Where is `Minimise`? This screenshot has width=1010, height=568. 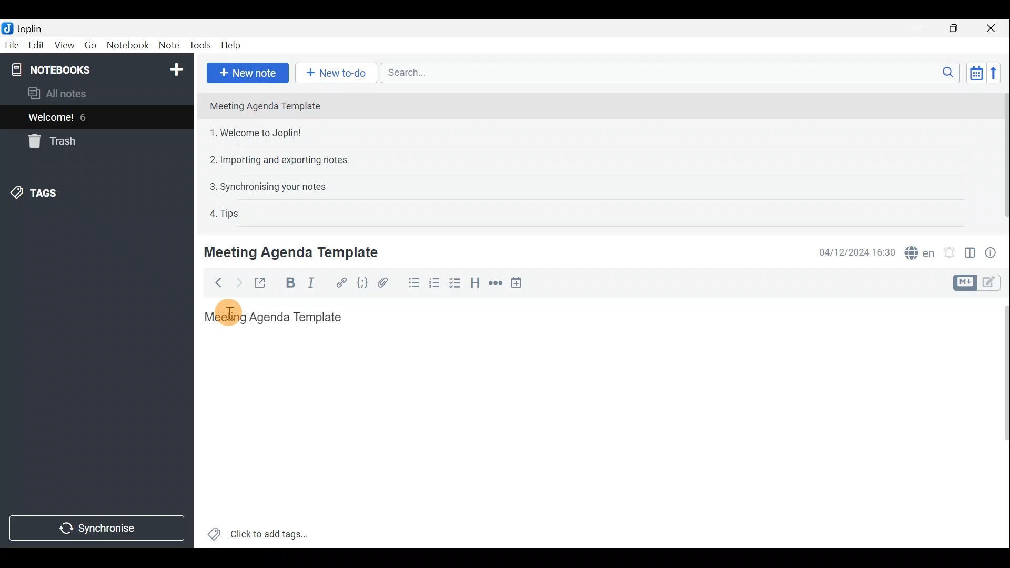 Minimise is located at coordinates (919, 28).